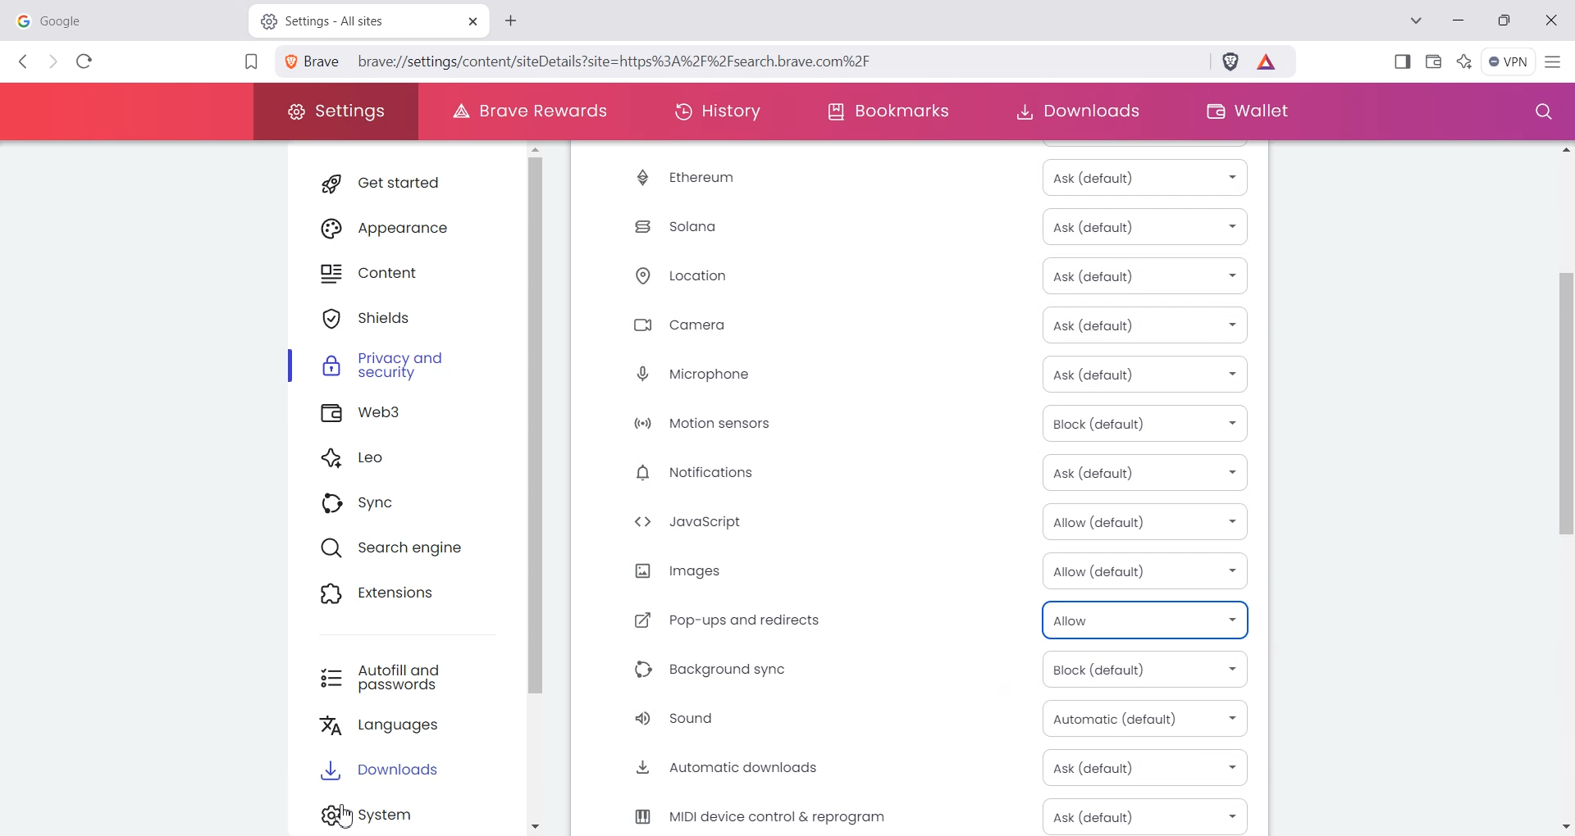  Describe the element at coordinates (413, 774) in the screenshot. I see `Downloads` at that location.